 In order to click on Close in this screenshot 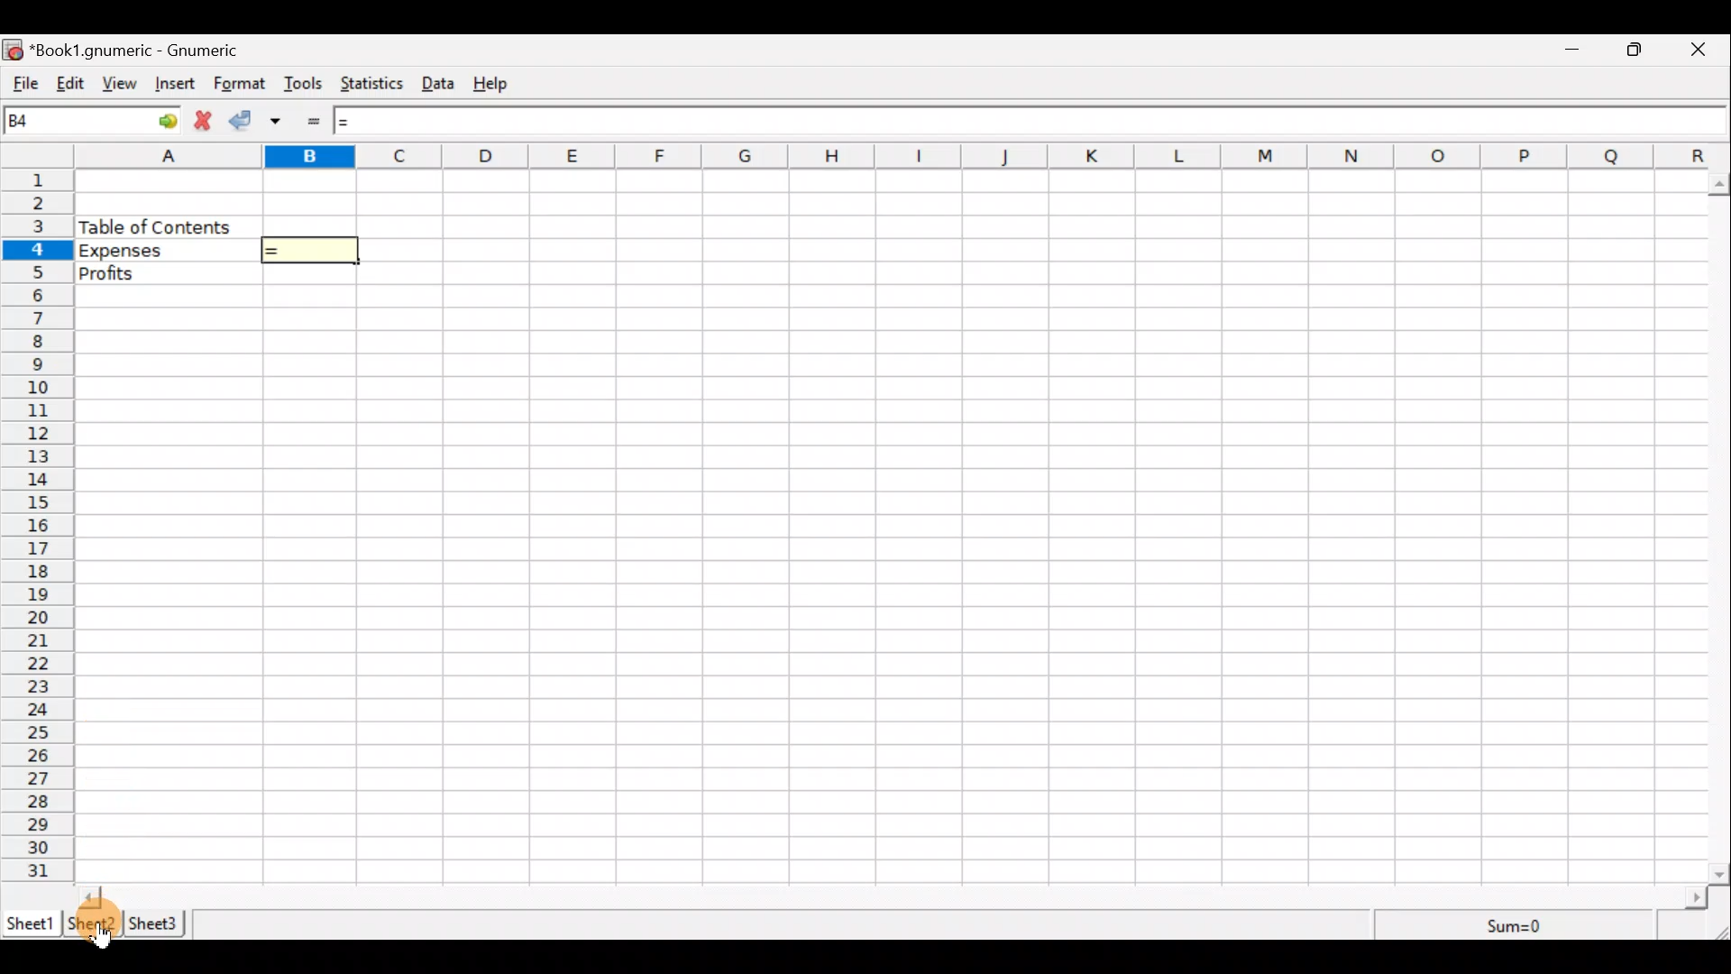, I will do `click(1706, 50)`.